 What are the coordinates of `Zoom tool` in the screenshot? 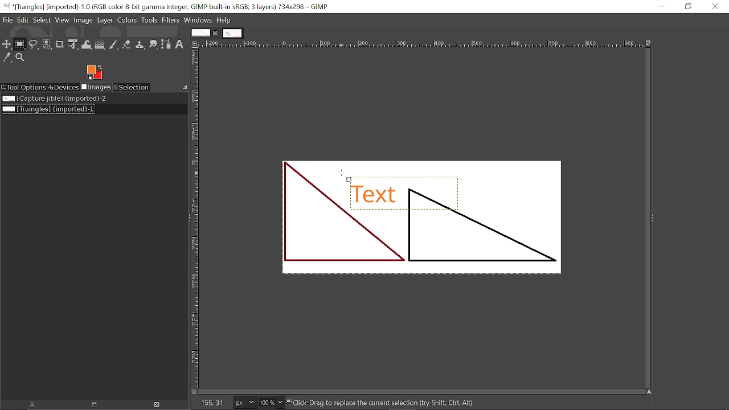 It's located at (21, 57).